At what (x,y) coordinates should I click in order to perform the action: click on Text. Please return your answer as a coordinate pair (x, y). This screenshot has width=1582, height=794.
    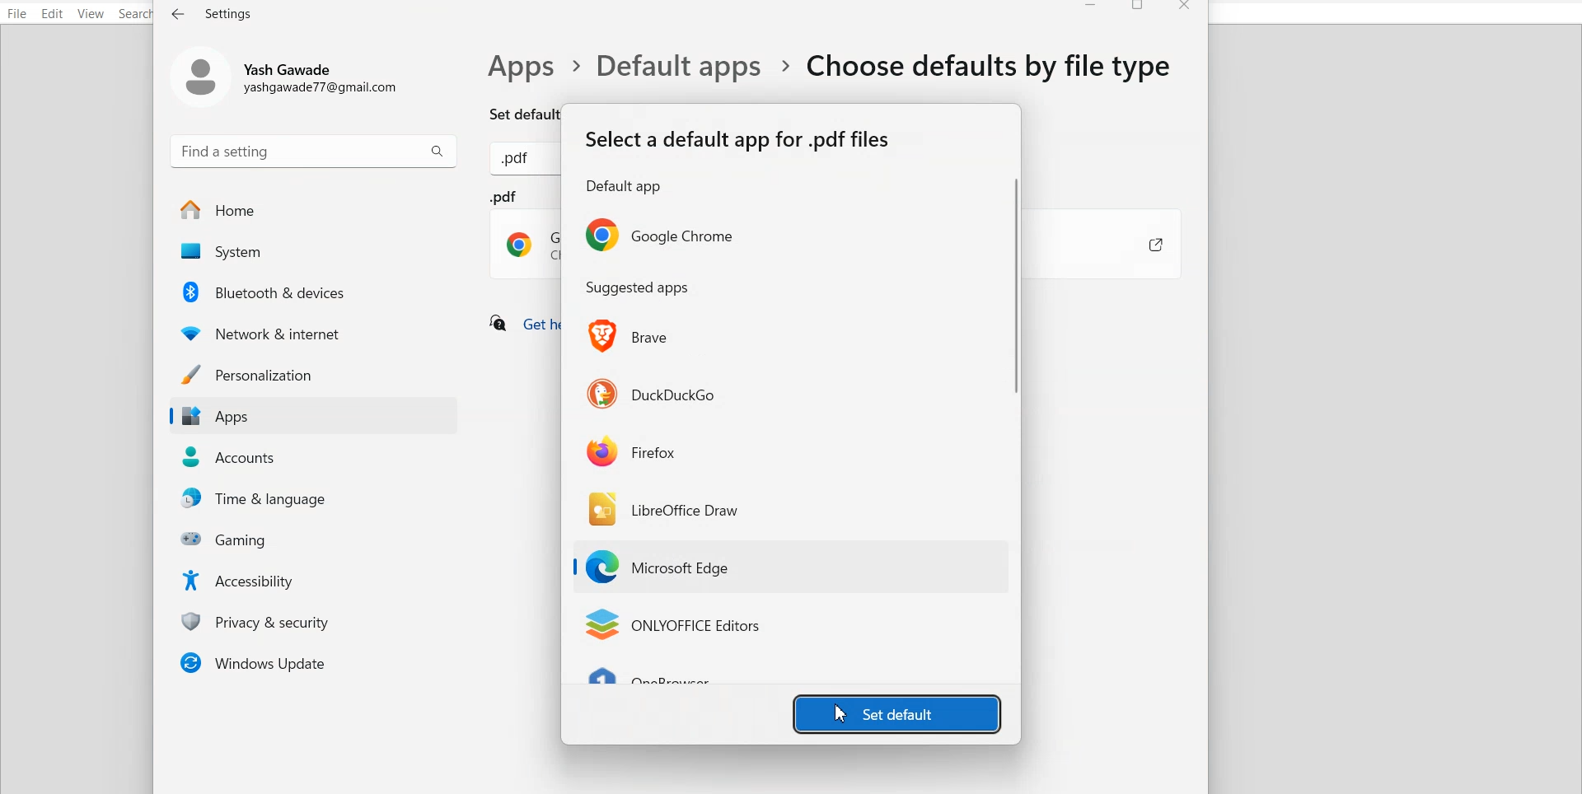
    Looking at the image, I should click on (213, 13).